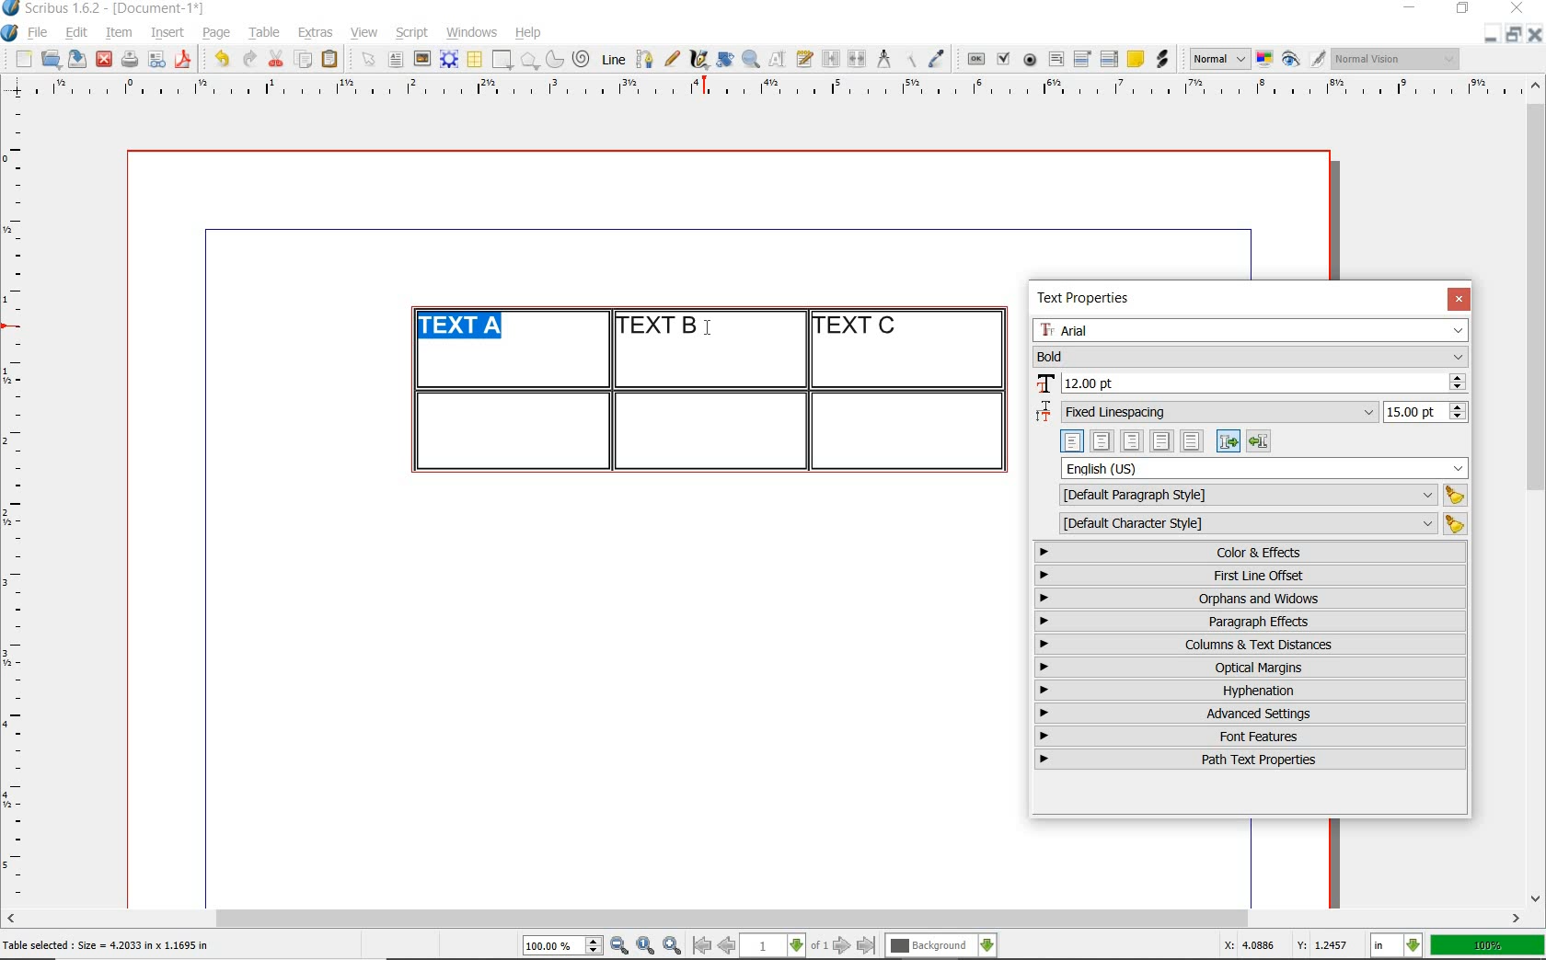  I want to click on link text frames, so click(832, 61).